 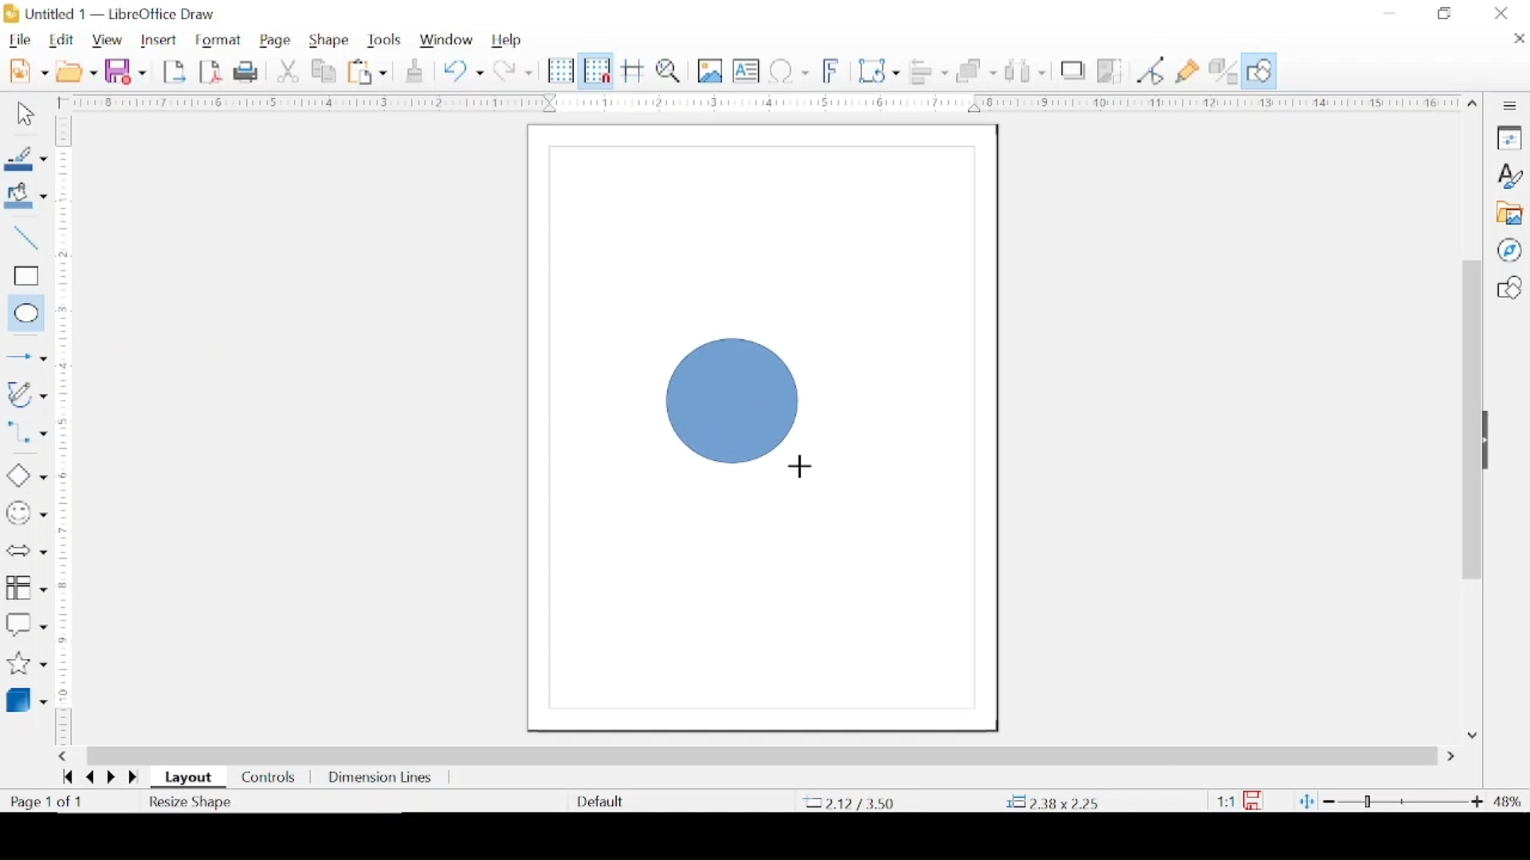 What do you see at coordinates (1512, 105) in the screenshot?
I see `sidebar settings` at bounding box center [1512, 105].